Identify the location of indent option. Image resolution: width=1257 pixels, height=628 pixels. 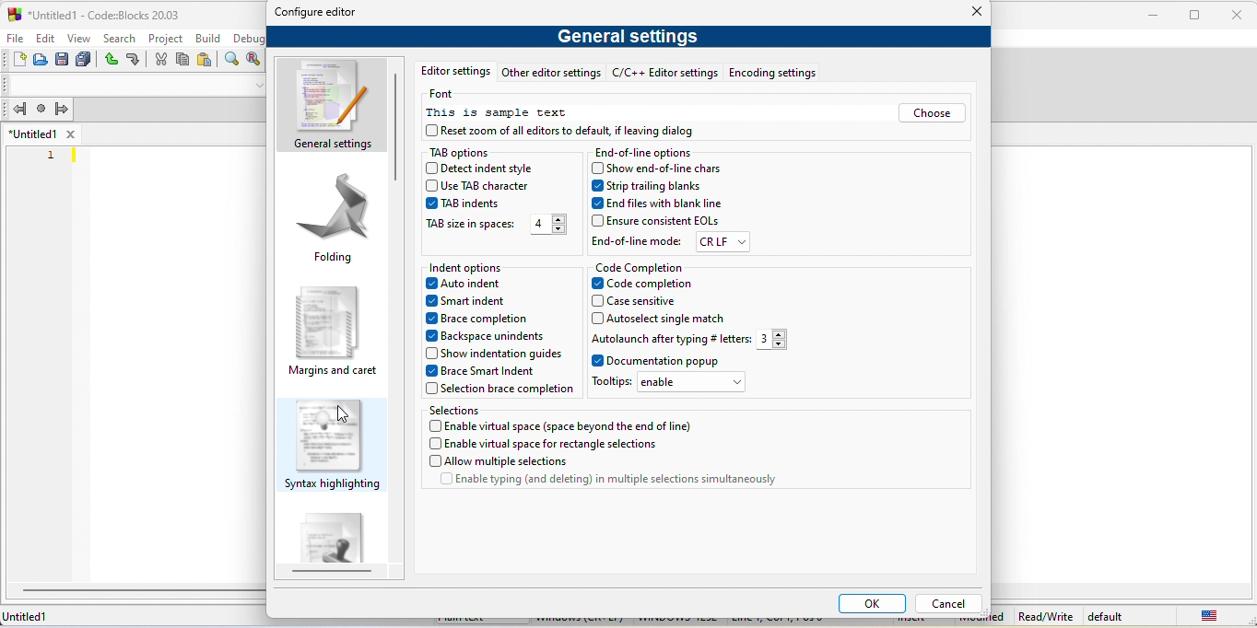
(469, 267).